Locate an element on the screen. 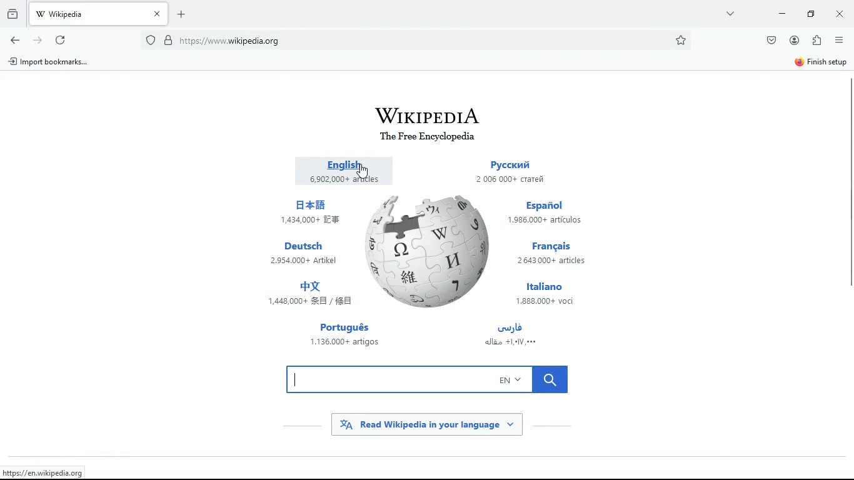 The height and width of the screenshot is (480, 854). english is located at coordinates (341, 169).